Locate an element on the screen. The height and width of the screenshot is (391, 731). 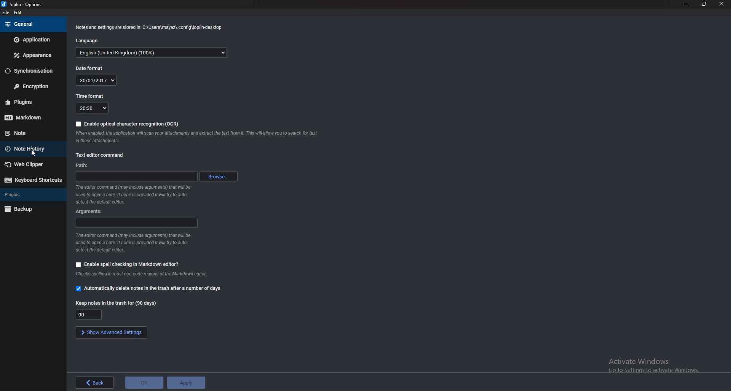
Language is located at coordinates (152, 53).